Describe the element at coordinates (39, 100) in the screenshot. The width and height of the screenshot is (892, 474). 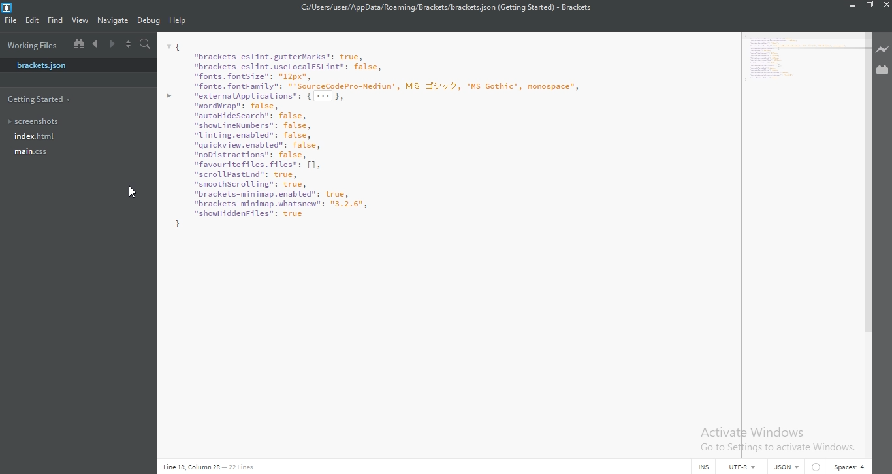
I see `getting started` at that location.